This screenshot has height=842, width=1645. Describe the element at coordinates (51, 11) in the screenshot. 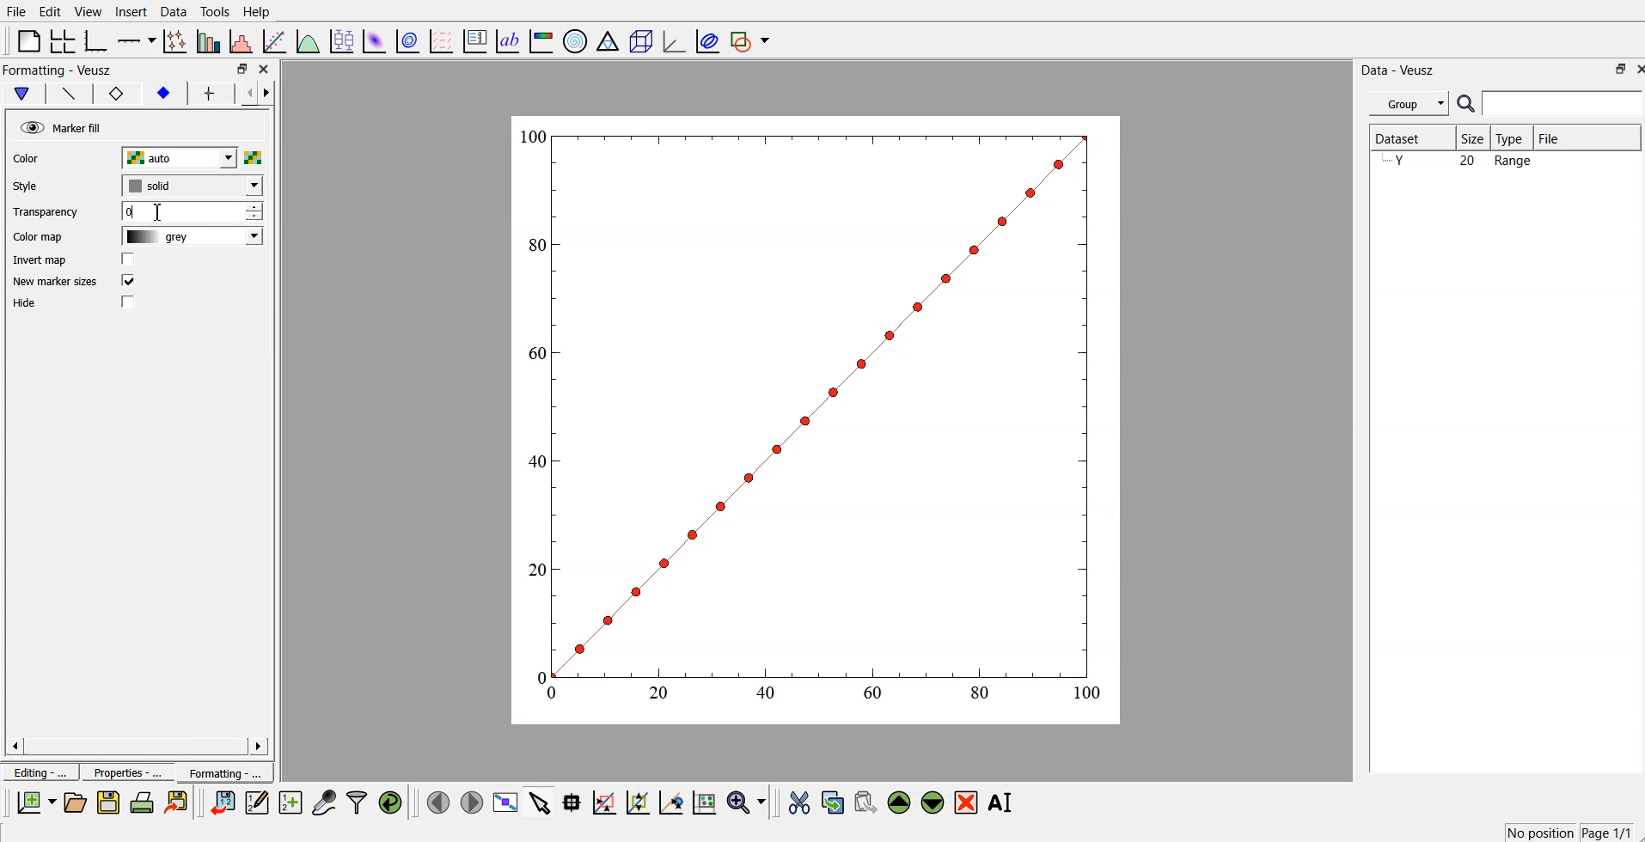

I see `Edit` at that location.